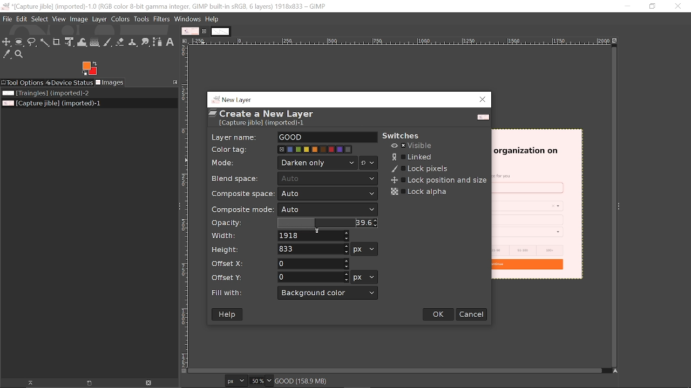 The height and width of the screenshot is (388, 691). Describe the element at coordinates (327, 137) in the screenshot. I see `layer name` at that location.